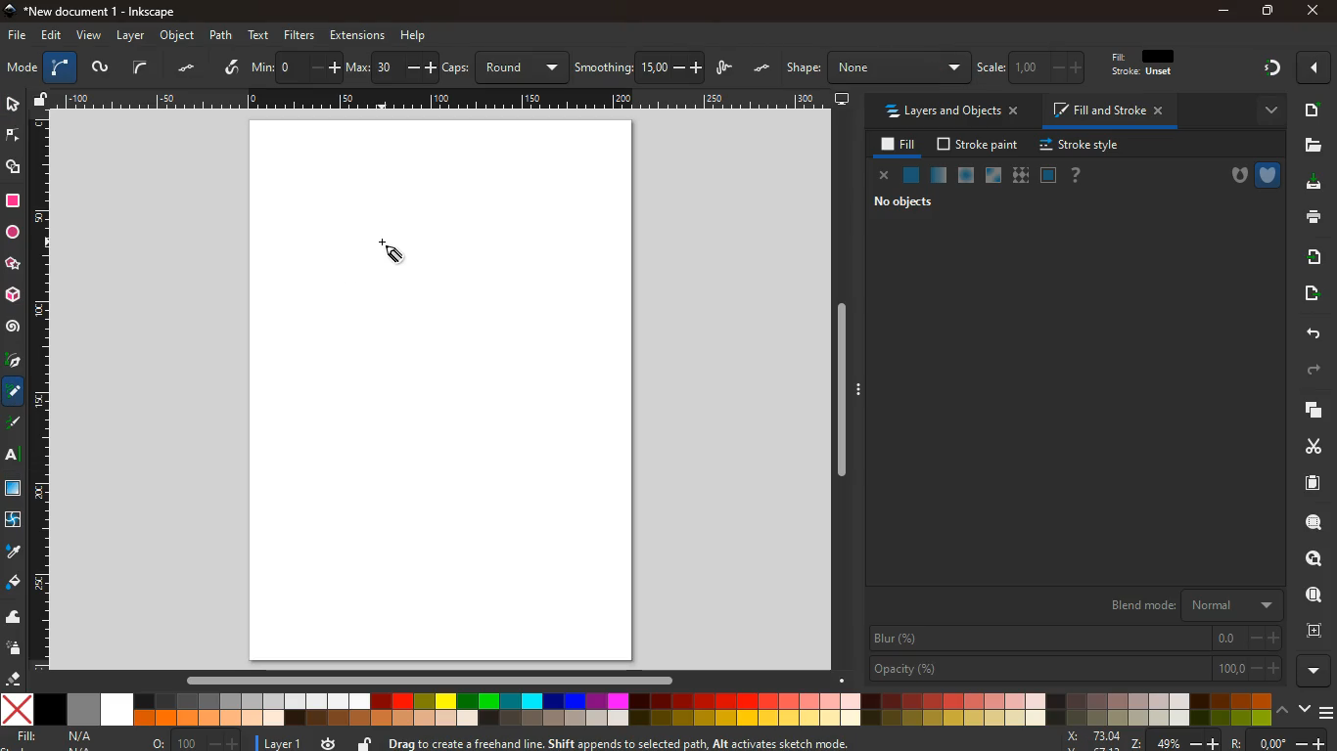  Describe the element at coordinates (12, 103) in the screenshot. I see `select` at that location.